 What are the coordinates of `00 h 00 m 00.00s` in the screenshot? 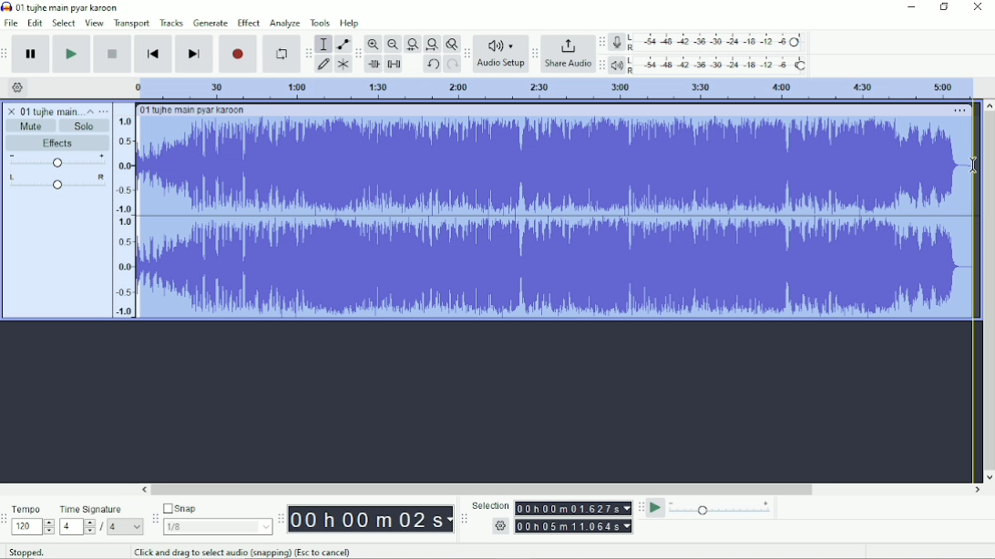 It's located at (574, 526).